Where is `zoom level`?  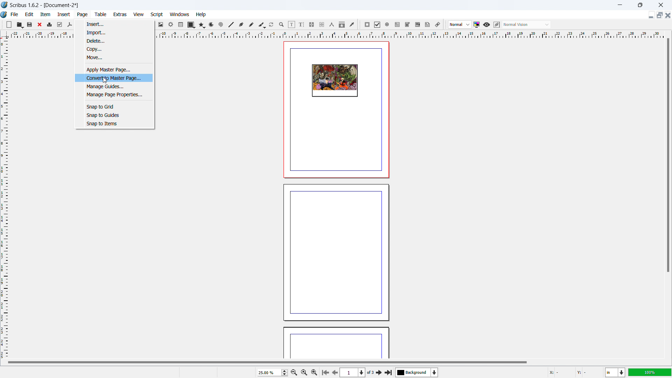 zoom level is located at coordinates (272, 372).